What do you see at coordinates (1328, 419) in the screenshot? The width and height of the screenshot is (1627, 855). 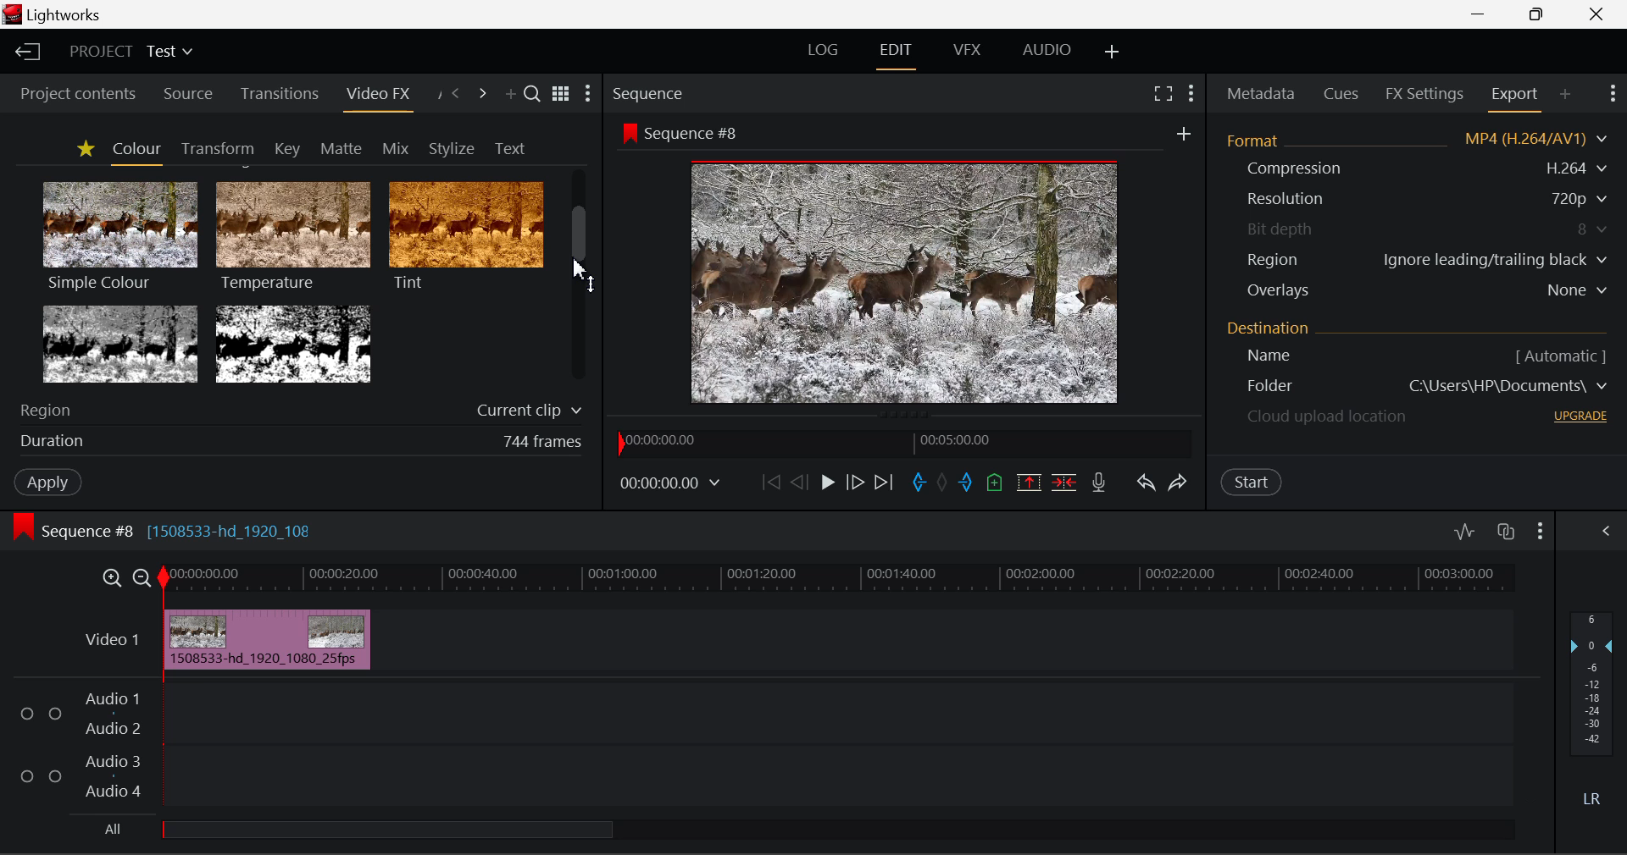 I see `Cloud upload location - upgrade` at bounding box center [1328, 419].